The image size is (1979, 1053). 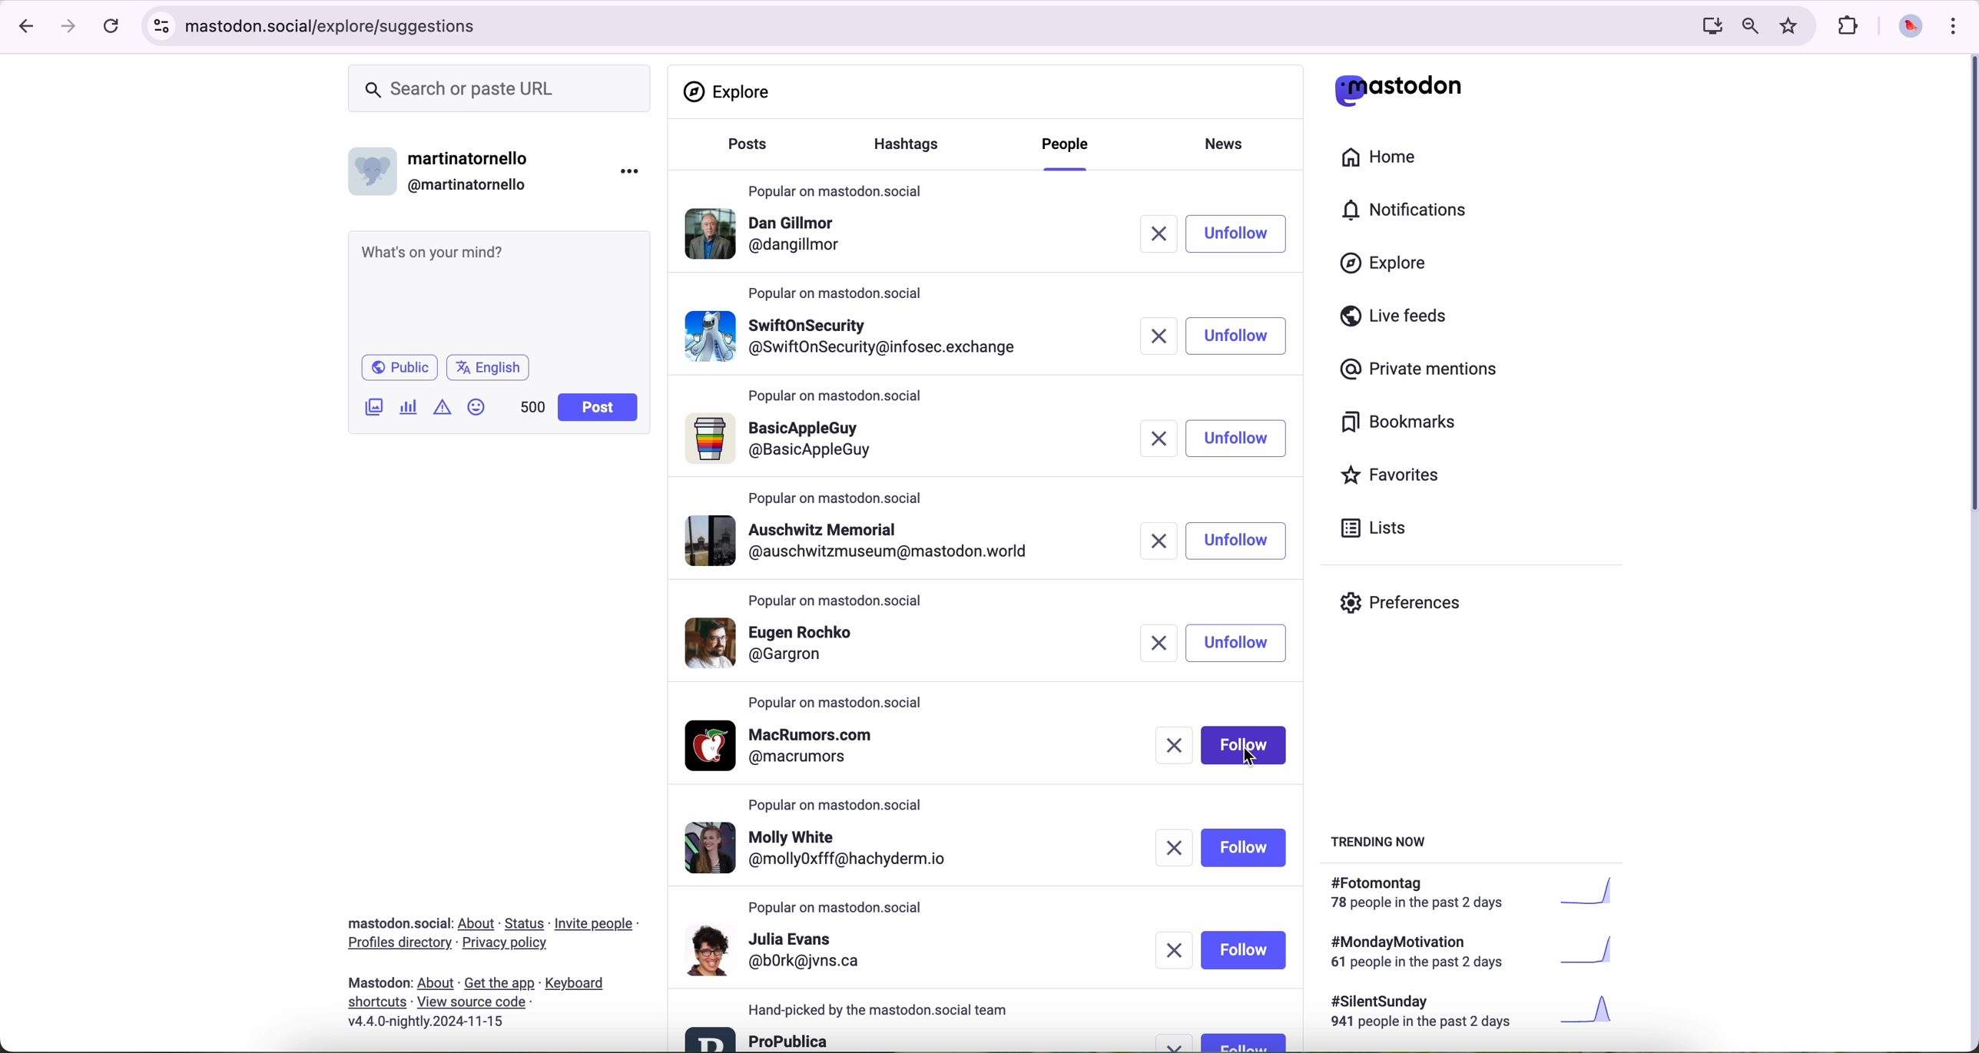 I want to click on remove, so click(x=1156, y=643).